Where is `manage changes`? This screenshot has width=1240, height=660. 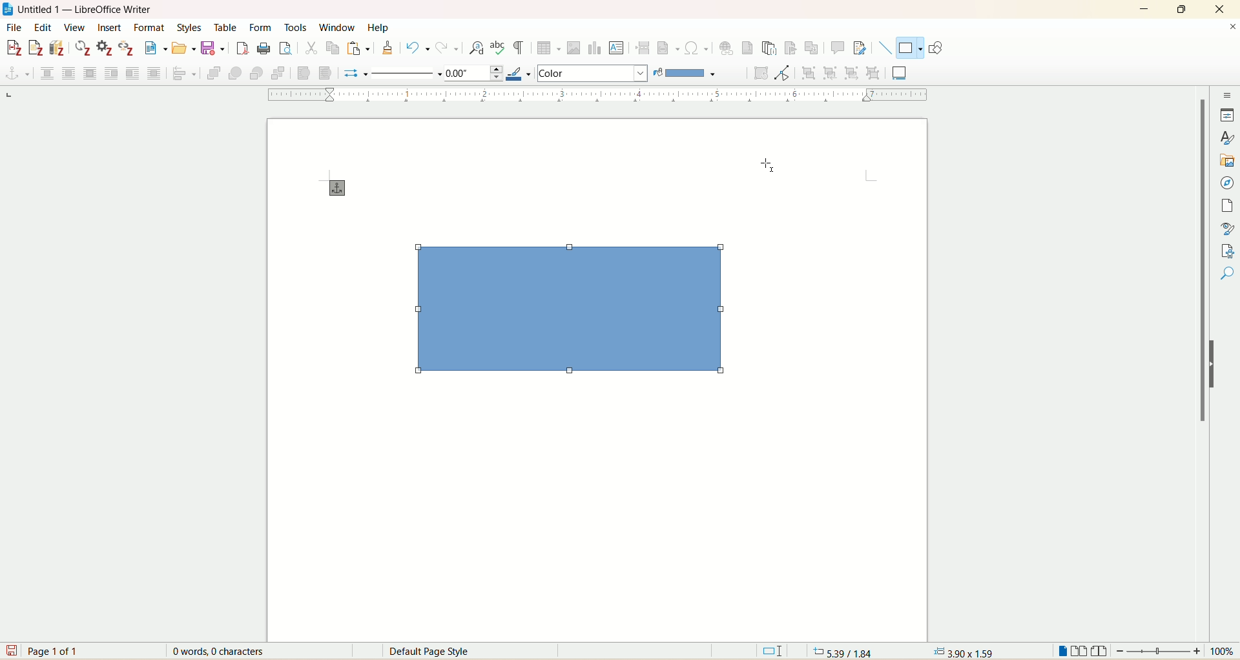 manage changes is located at coordinates (1228, 250).